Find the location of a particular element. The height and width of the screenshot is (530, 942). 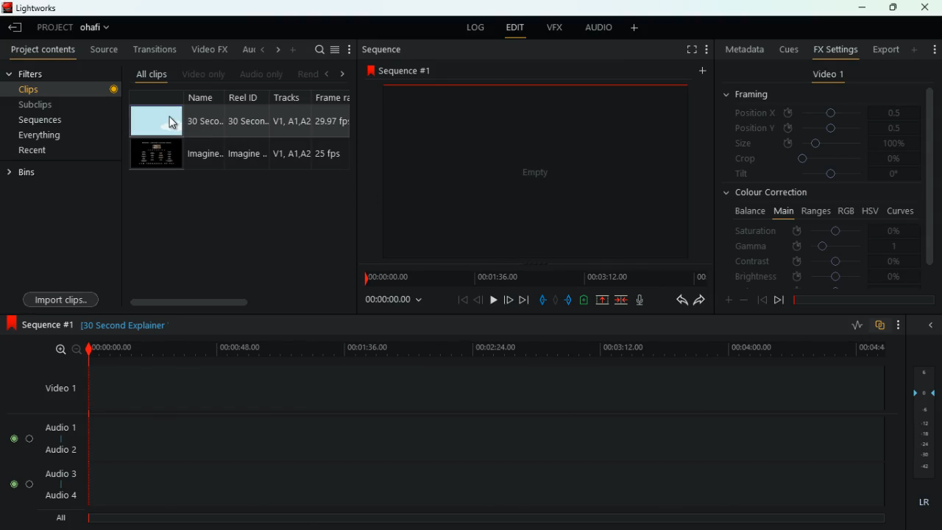

source is located at coordinates (105, 51).